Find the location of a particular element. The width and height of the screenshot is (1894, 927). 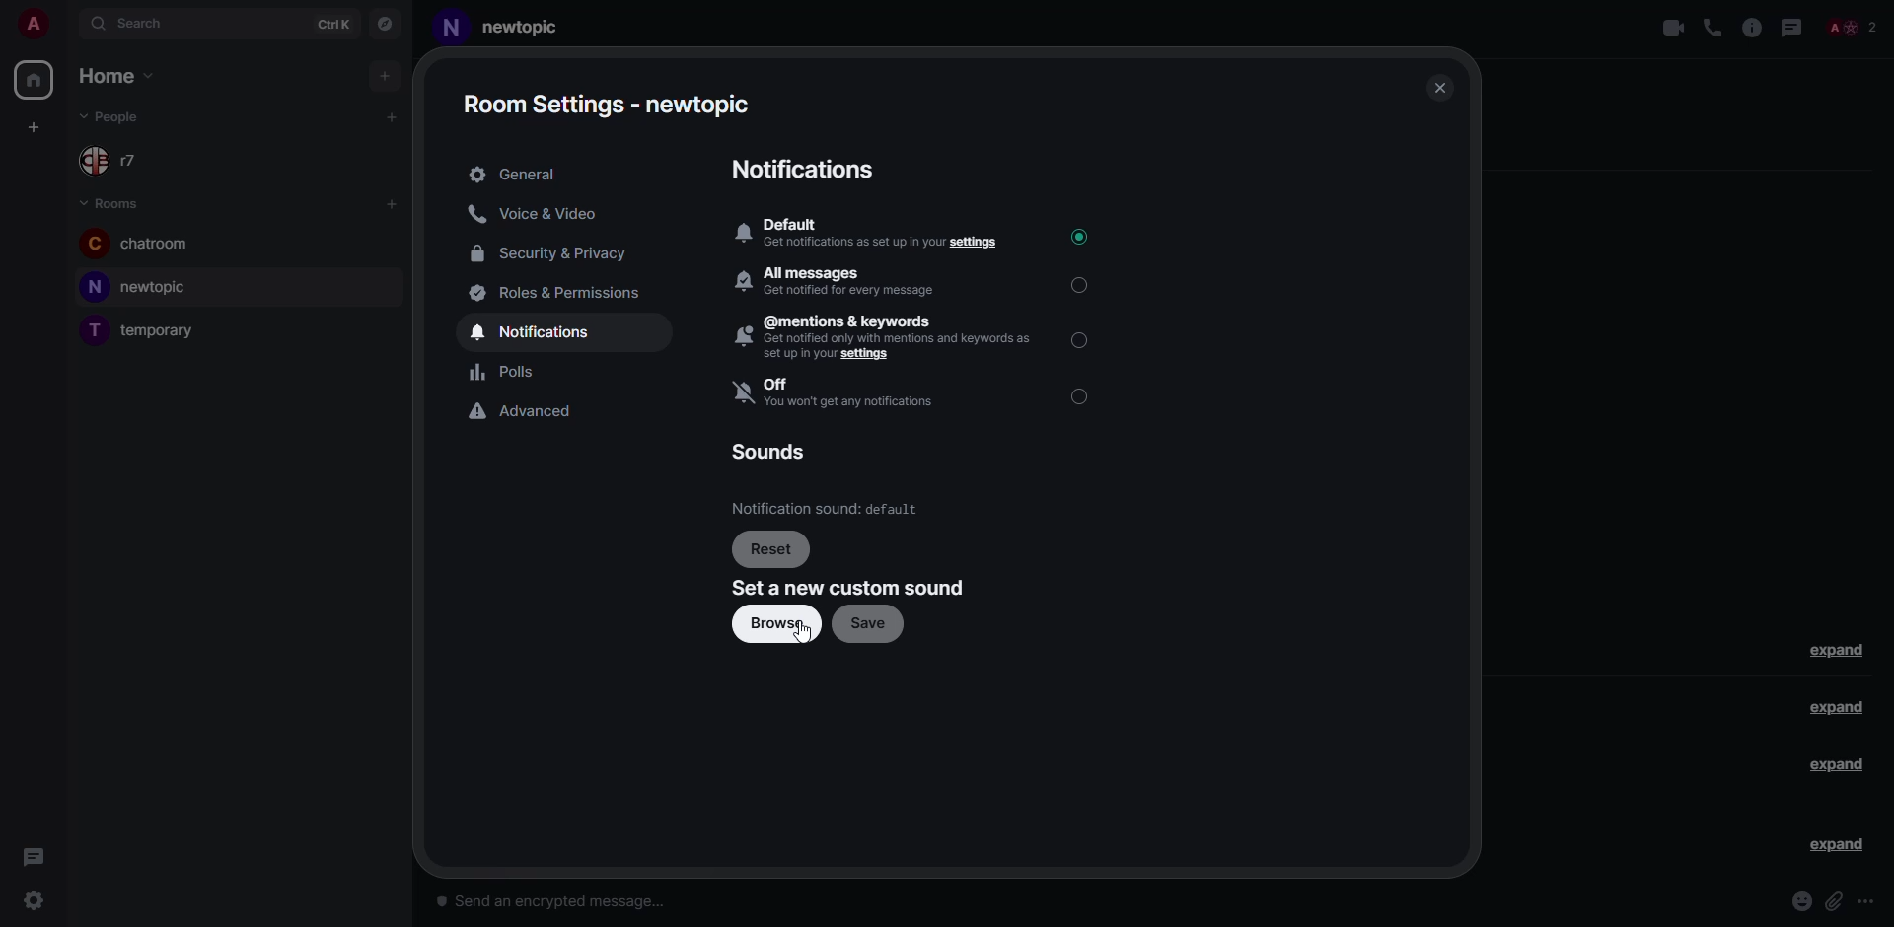

save is located at coordinates (866, 623).